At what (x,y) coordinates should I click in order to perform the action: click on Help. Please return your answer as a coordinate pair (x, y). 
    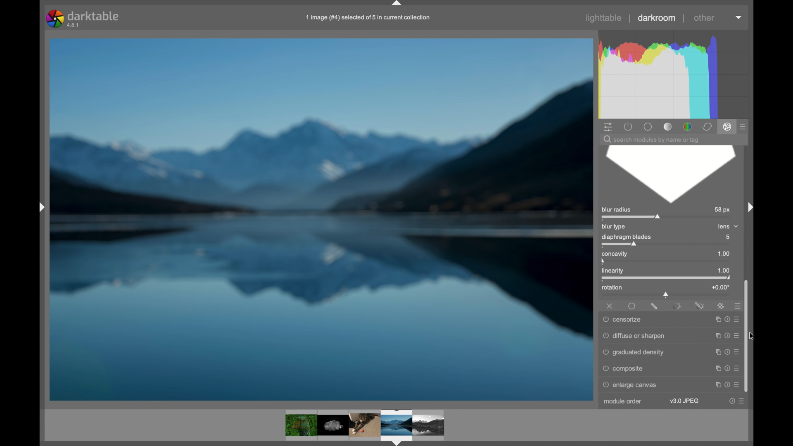
    Looking at the image, I should click on (731, 401).